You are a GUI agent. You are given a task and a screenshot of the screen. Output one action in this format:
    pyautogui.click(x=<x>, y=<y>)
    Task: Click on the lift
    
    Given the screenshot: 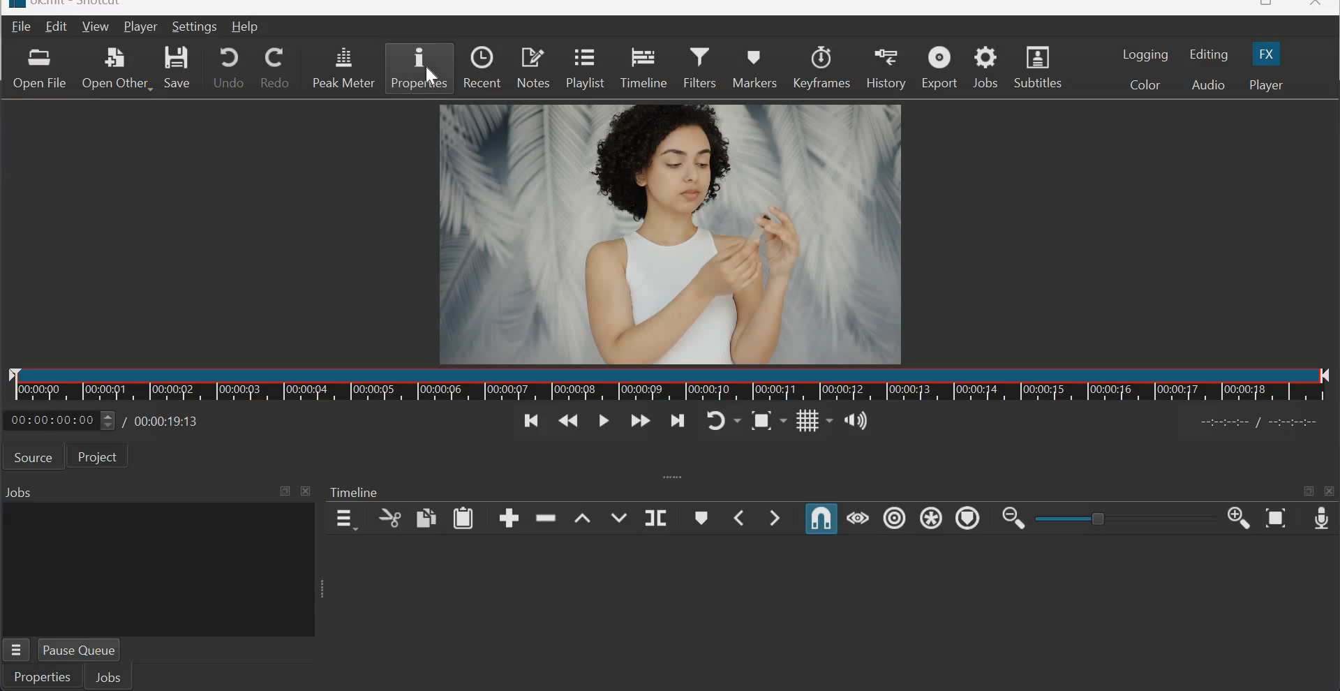 What is the action you would take?
    pyautogui.click(x=582, y=516)
    